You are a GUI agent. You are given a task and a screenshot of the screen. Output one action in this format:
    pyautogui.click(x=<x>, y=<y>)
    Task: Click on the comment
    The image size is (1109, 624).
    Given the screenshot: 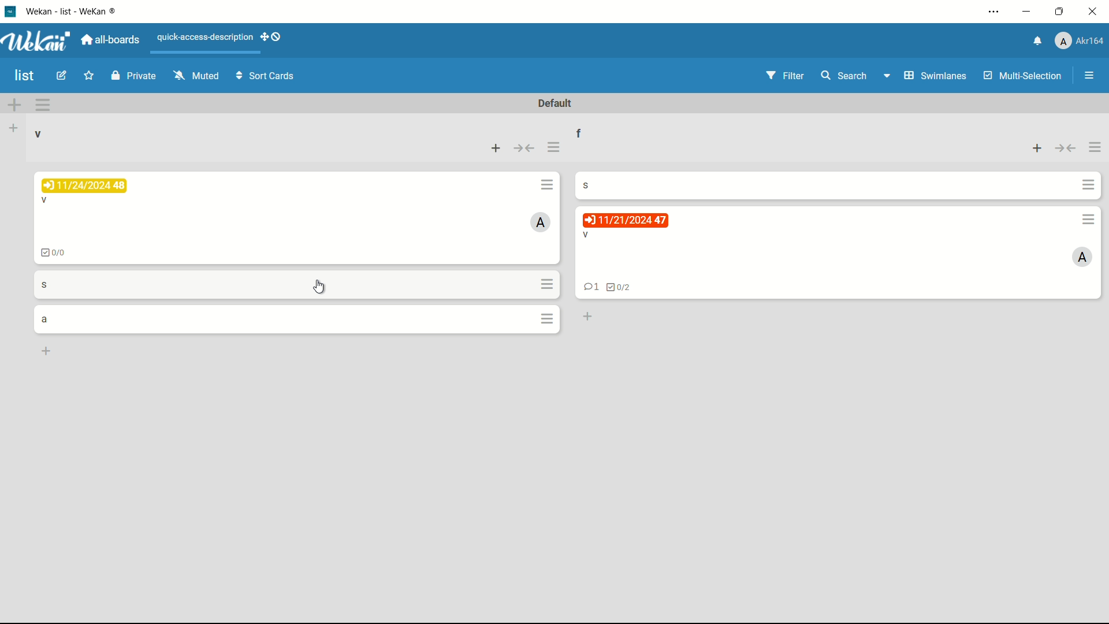 What is the action you would take?
    pyautogui.click(x=591, y=287)
    